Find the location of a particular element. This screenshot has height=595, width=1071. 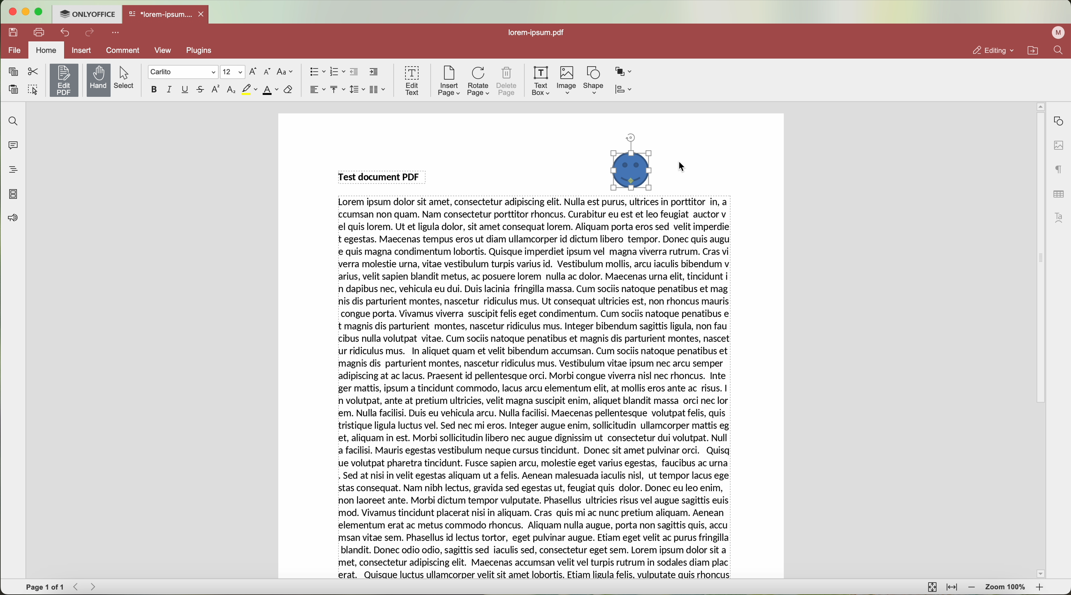

copy is located at coordinates (11, 71).